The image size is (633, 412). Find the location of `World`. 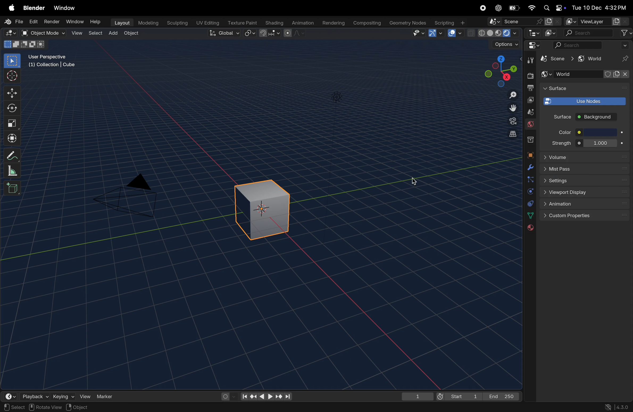

World is located at coordinates (530, 125).